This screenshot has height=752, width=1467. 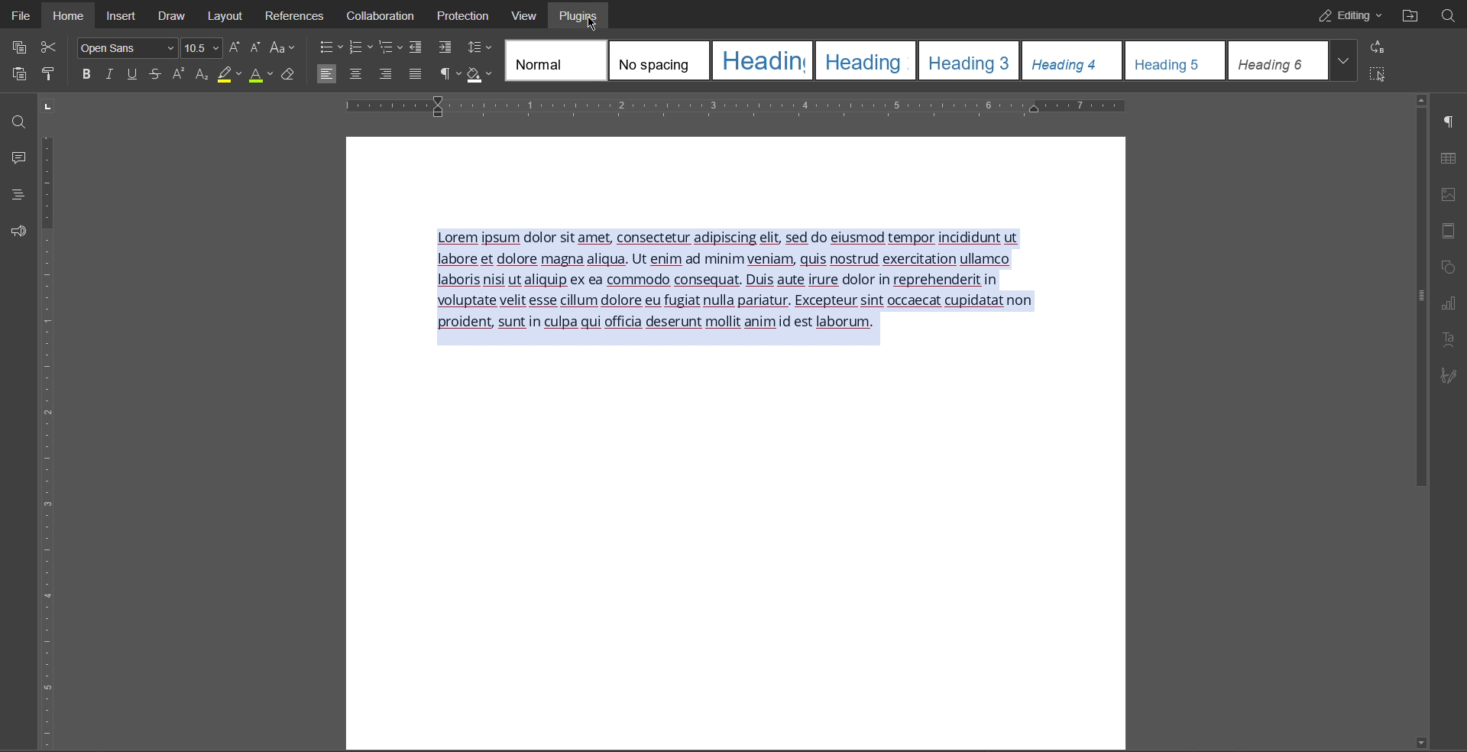 I want to click on Left Alignment, so click(x=329, y=74).